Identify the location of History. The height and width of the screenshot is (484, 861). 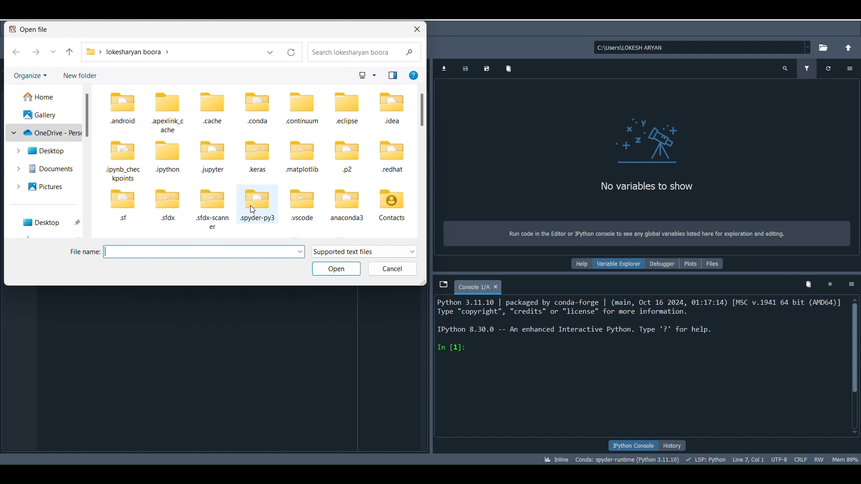
(674, 445).